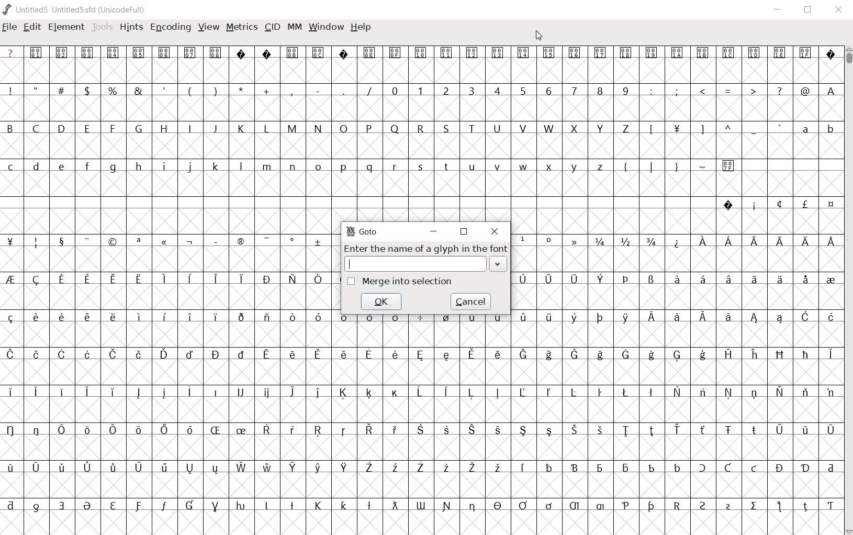 The width and height of the screenshot is (853, 535). I want to click on Symbol, so click(319, 505).